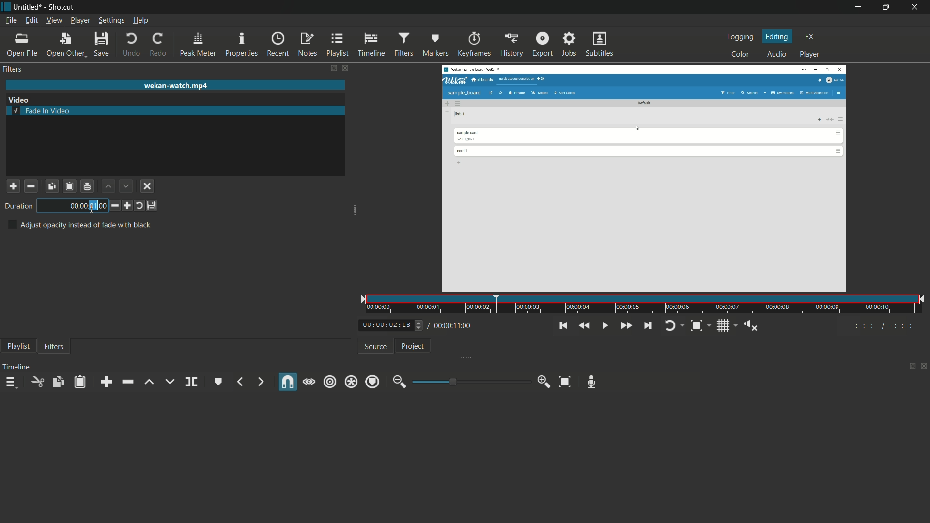 The height and width of the screenshot is (523, 930). Describe the element at coordinates (60, 7) in the screenshot. I see `app name` at that location.